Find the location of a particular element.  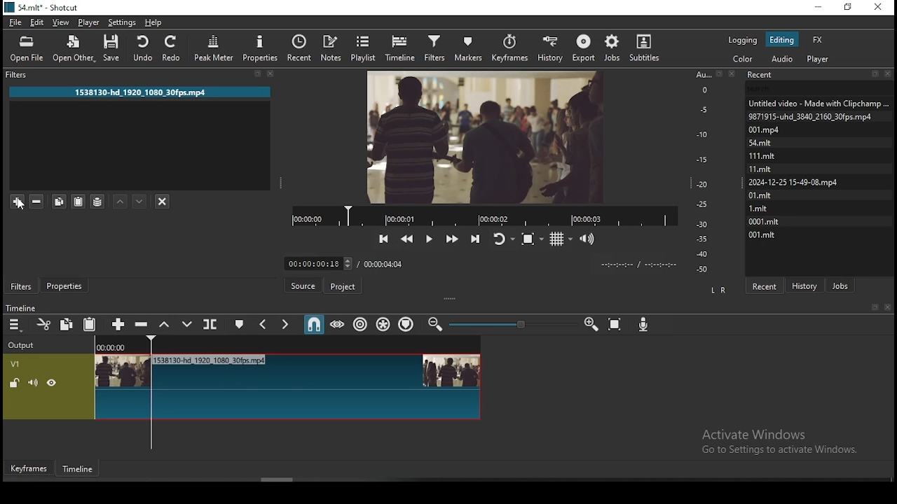

video track is located at coordinates (241, 385).